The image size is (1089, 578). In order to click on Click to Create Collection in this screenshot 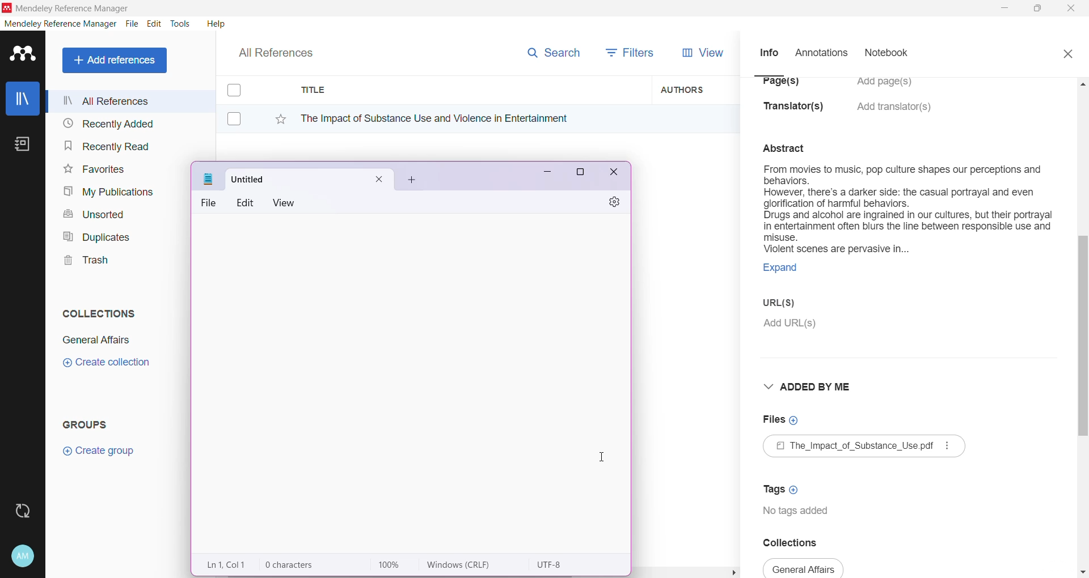, I will do `click(106, 364)`.